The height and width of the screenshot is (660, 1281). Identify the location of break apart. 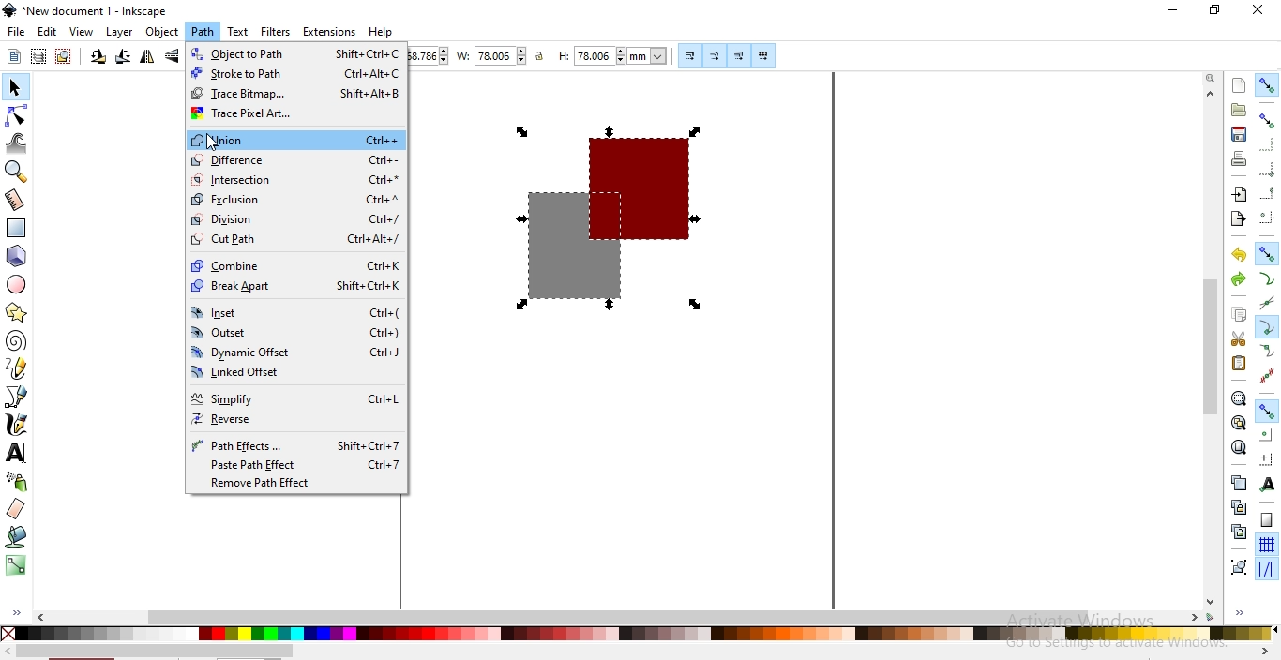
(294, 286).